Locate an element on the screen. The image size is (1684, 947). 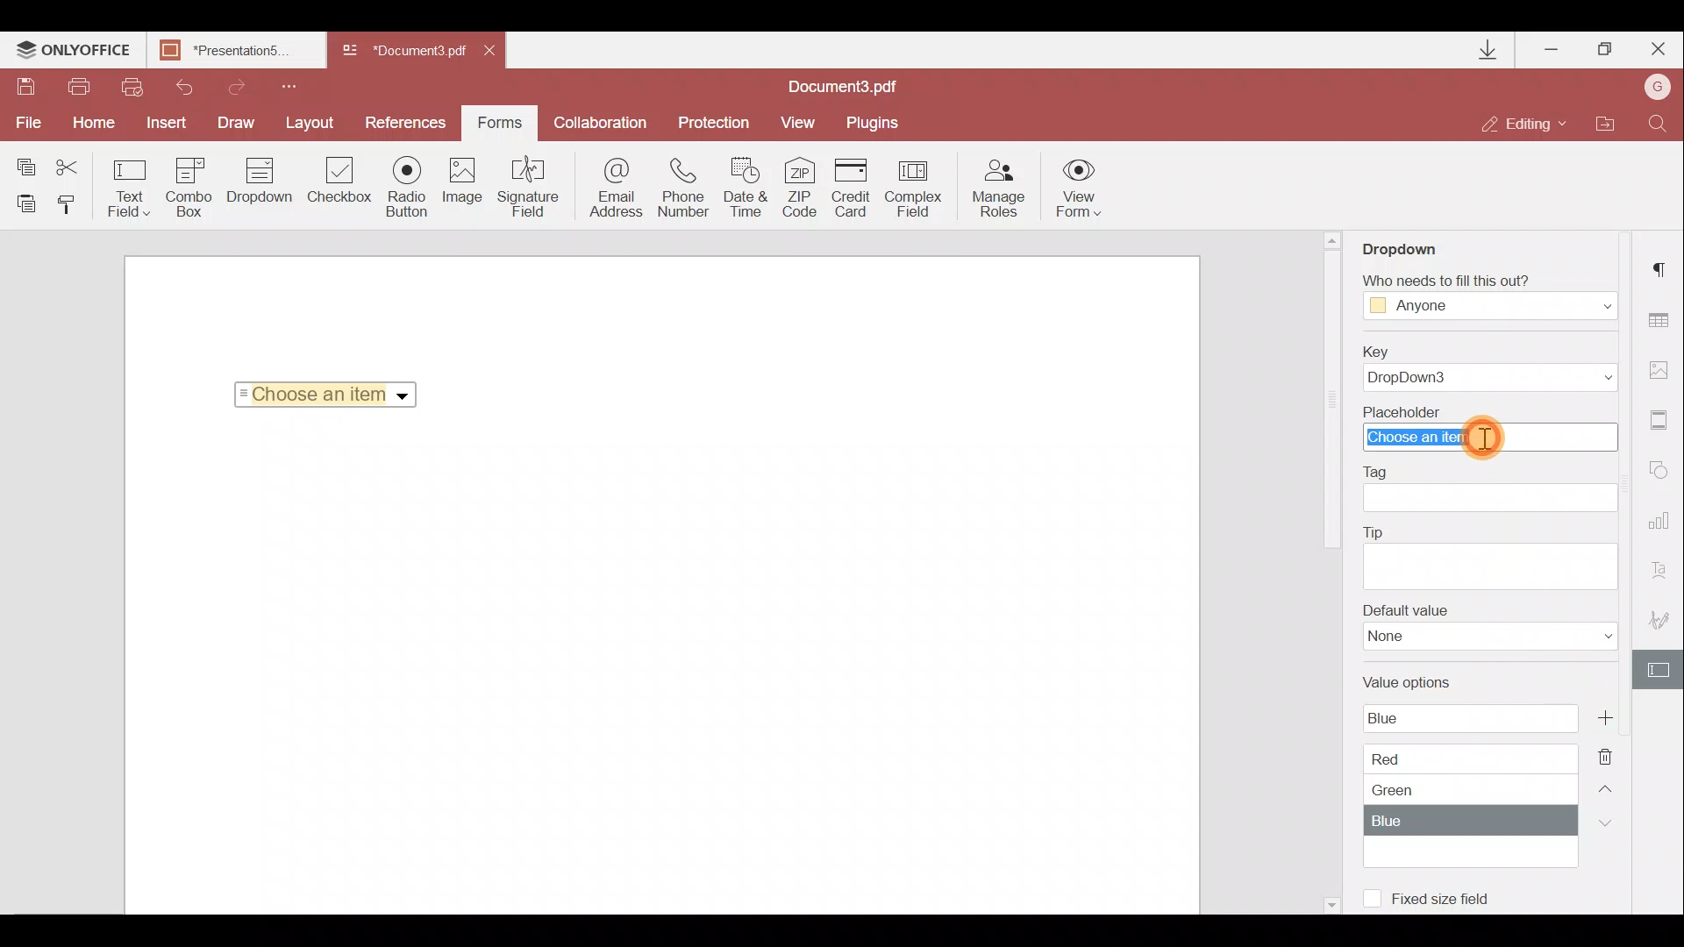
Save is located at coordinates (25, 87).